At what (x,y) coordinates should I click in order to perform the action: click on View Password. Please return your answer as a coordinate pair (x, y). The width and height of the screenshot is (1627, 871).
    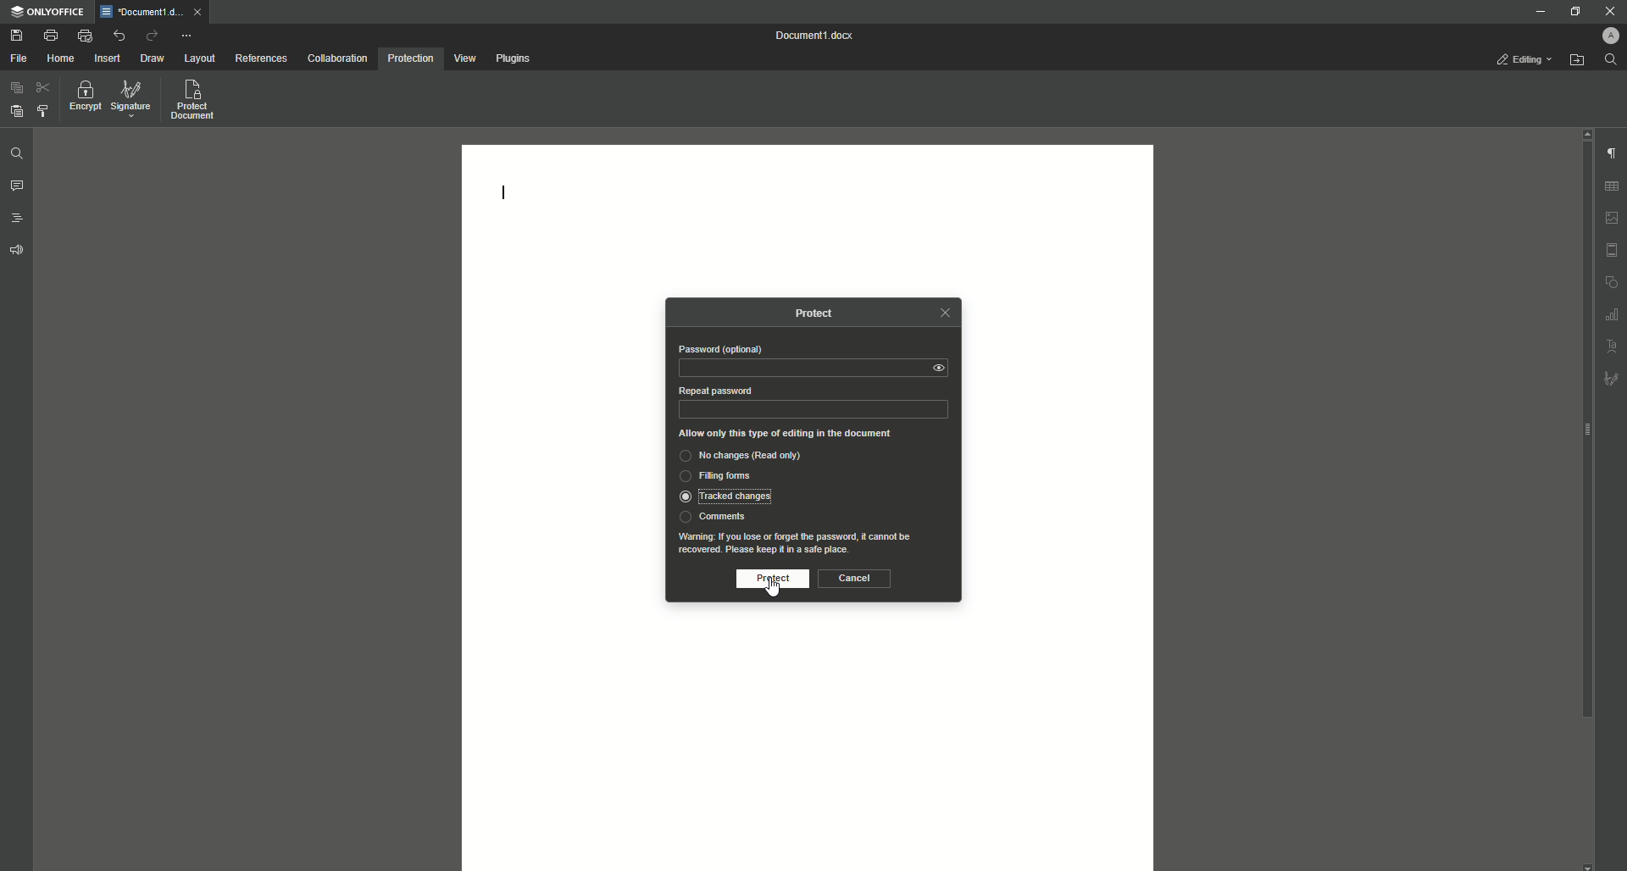
    Looking at the image, I should click on (939, 367).